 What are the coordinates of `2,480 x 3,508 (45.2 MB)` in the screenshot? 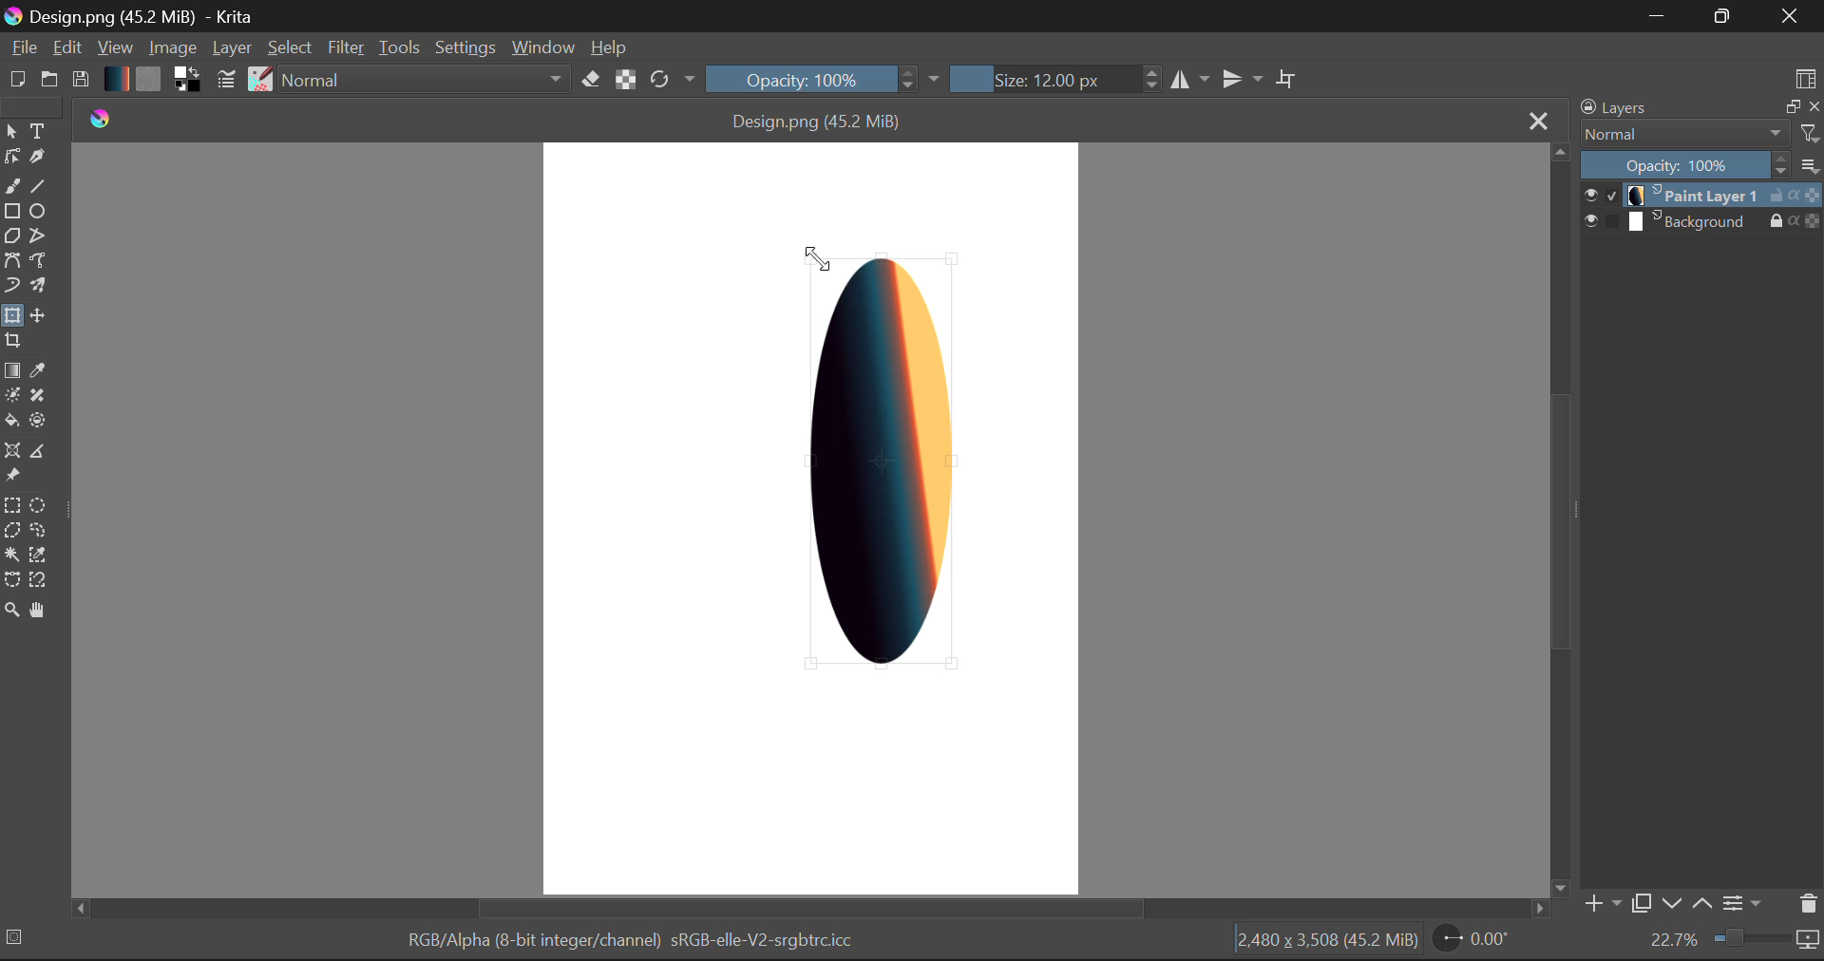 It's located at (1326, 943).